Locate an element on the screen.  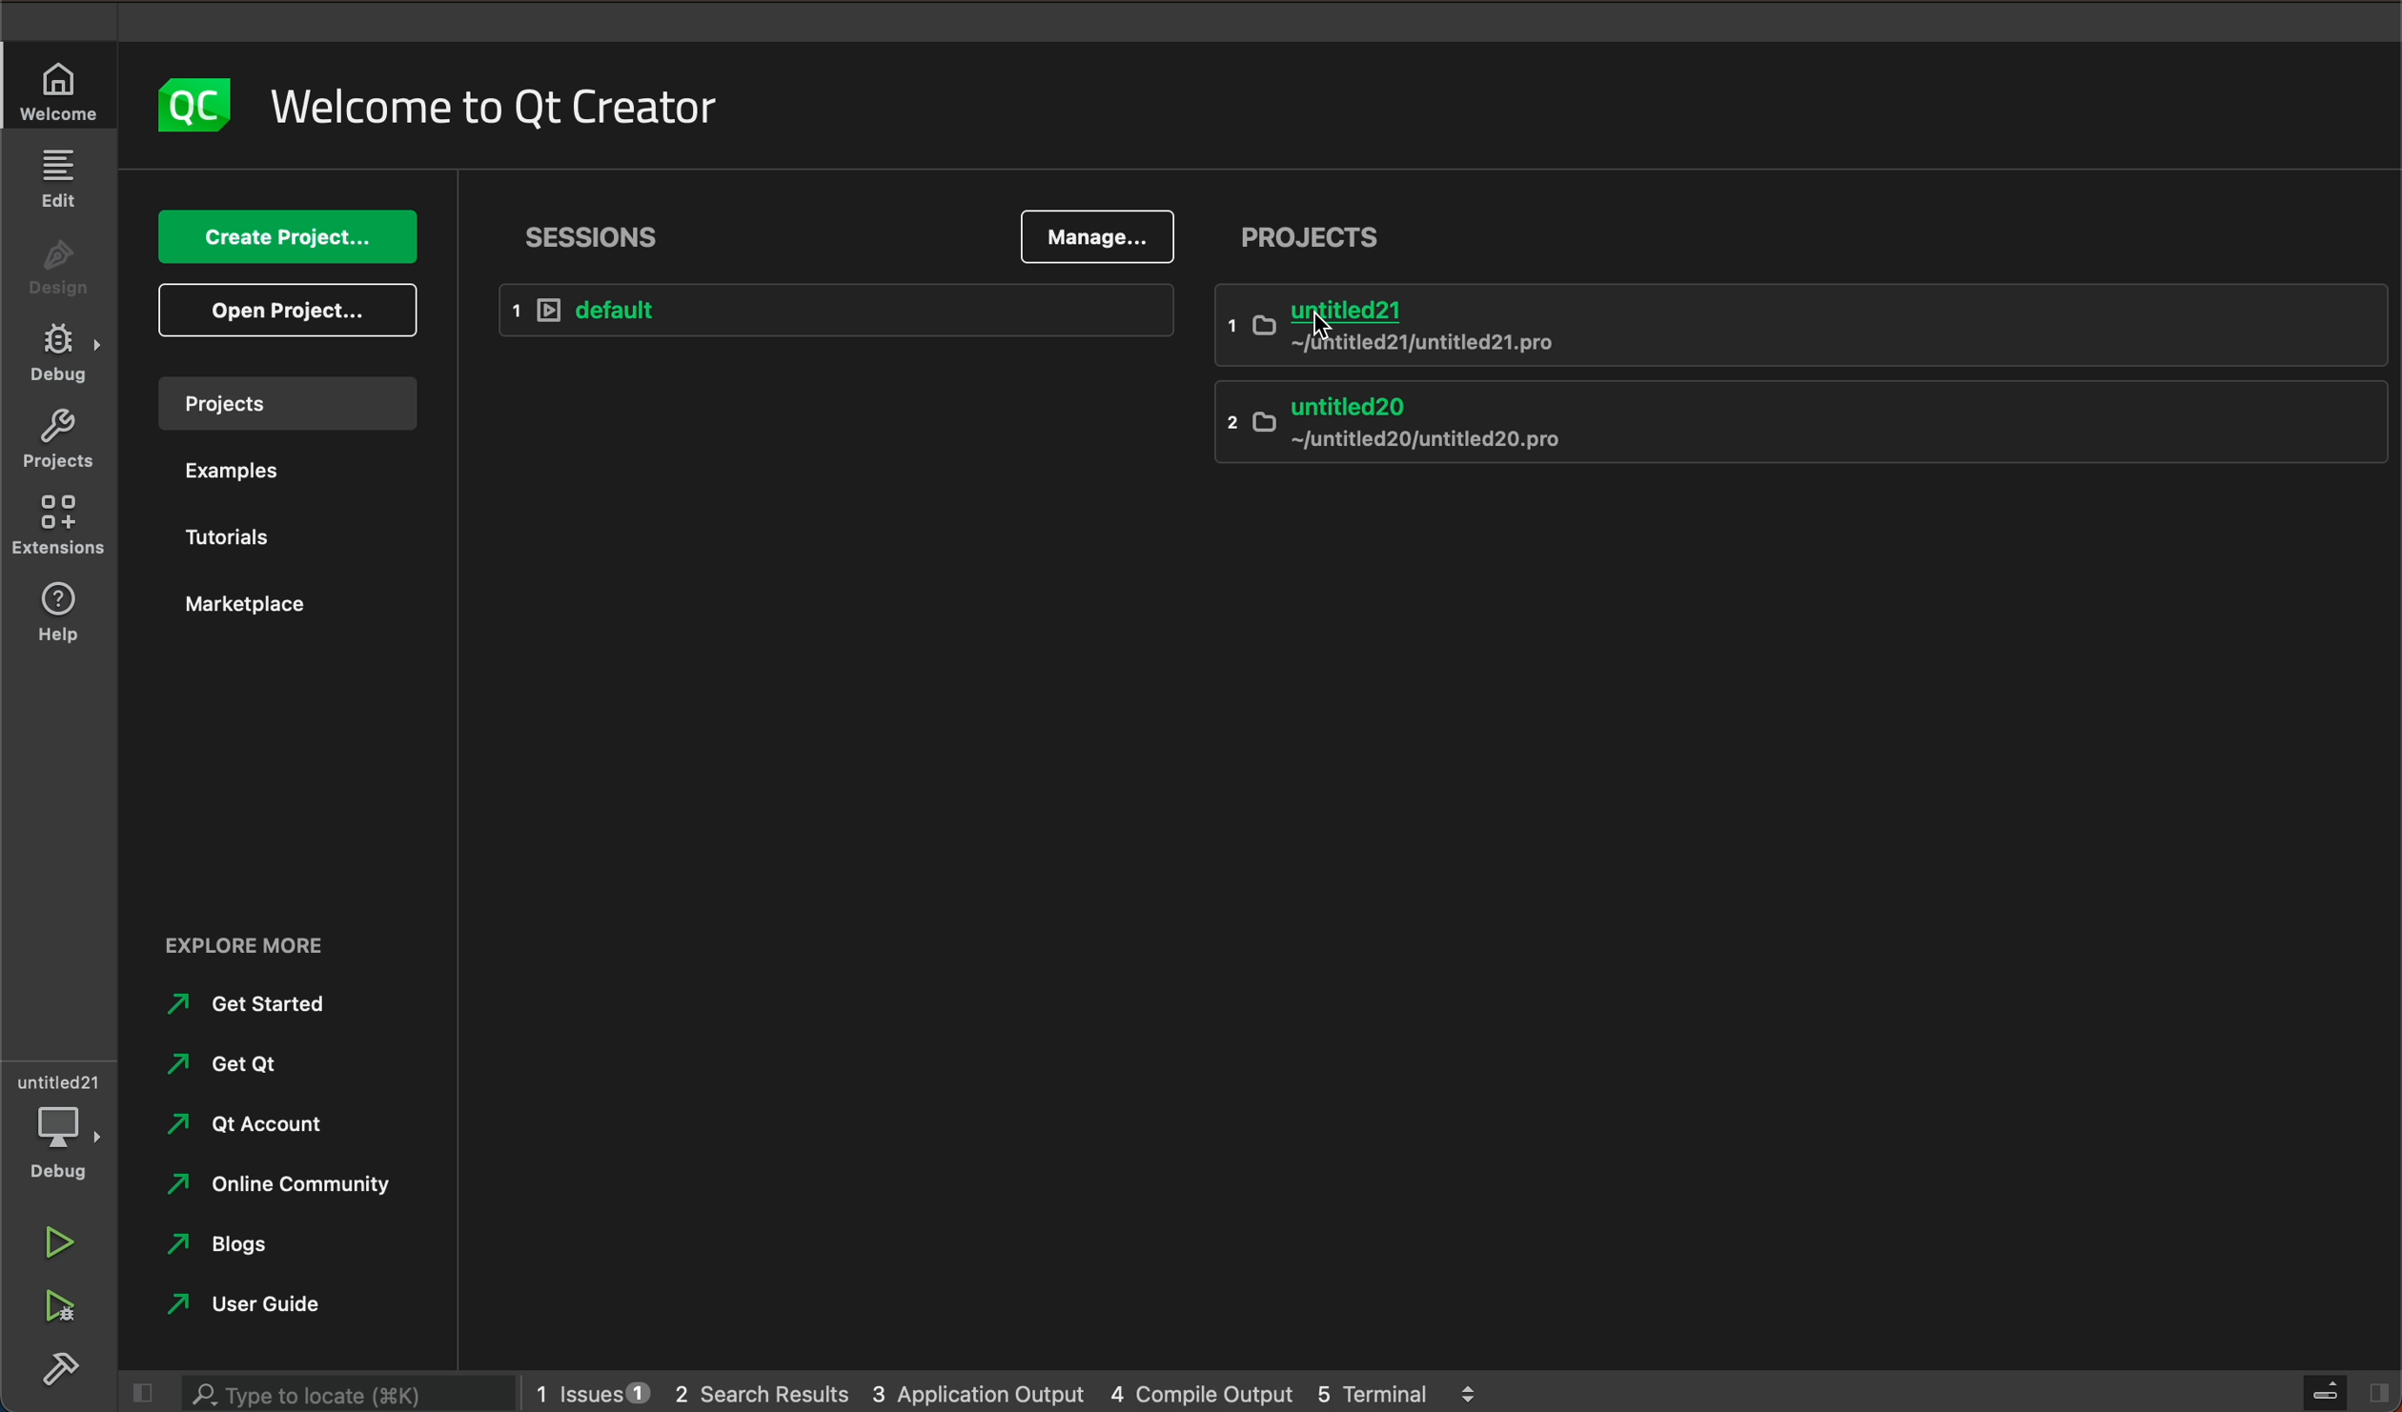
create is located at coordinates (289, 236).